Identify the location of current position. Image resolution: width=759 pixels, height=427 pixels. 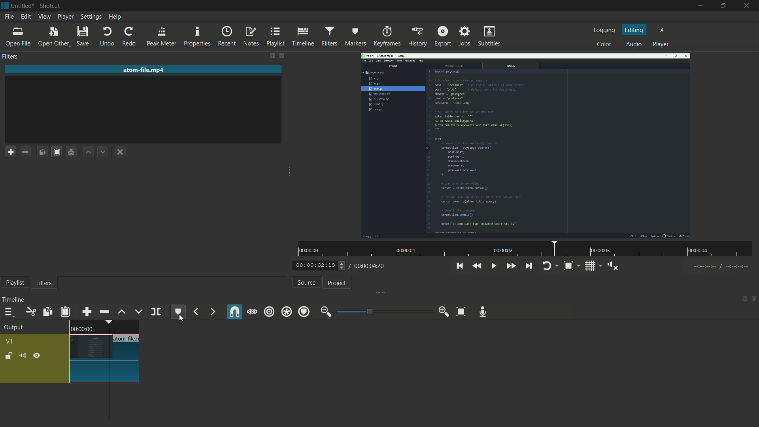
(108, 371).